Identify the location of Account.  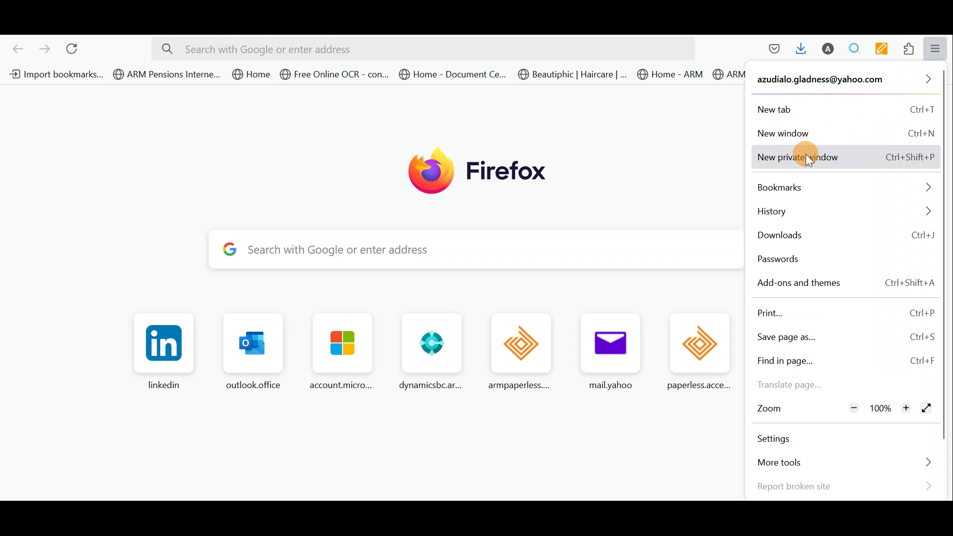
(844, 81).